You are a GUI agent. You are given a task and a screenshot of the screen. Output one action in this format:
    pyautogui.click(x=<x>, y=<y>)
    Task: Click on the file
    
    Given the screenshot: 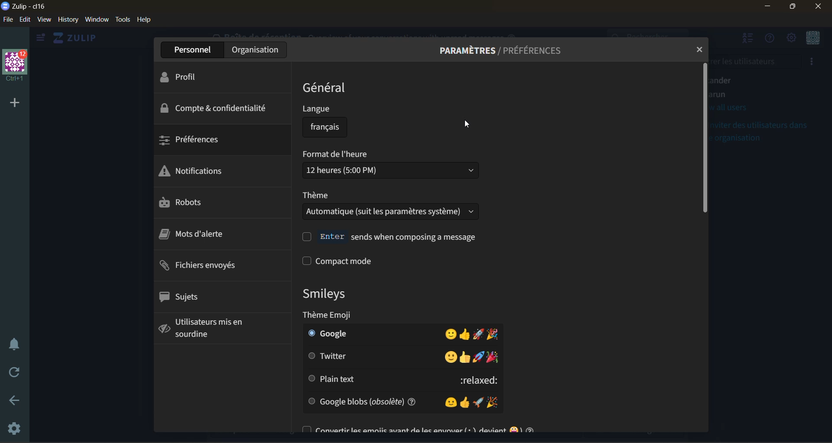 What is the action you would take?
    pyautogui.click(x=7, y=20)
    